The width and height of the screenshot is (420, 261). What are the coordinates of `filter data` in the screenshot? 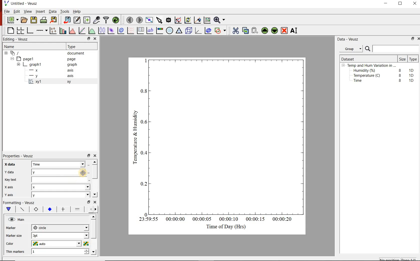 It's located at (106, 20).